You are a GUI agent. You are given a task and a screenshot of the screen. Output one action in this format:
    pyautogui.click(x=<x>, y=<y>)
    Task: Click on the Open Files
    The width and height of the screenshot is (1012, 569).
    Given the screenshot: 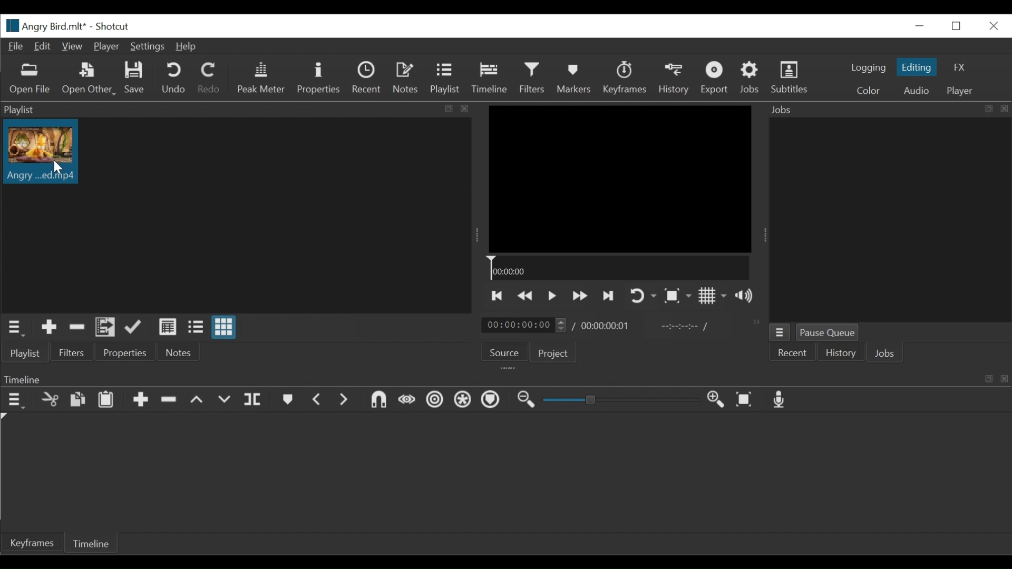 What is the action you would take?
    pyautogui.click(x=31, y=79)
    